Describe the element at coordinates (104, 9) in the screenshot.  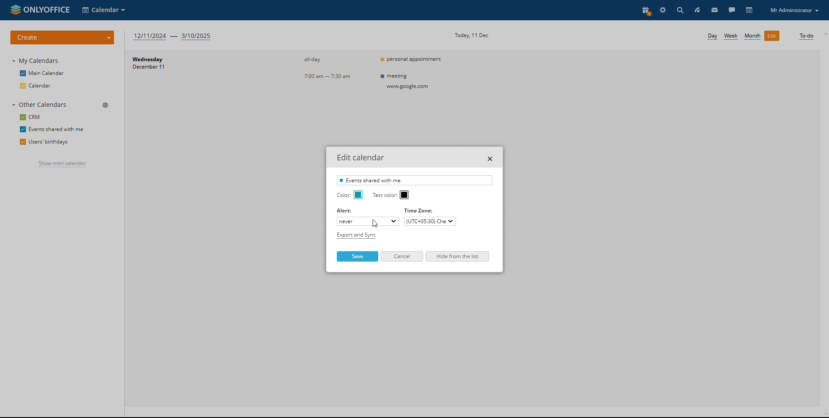
I see `select application` at that location.